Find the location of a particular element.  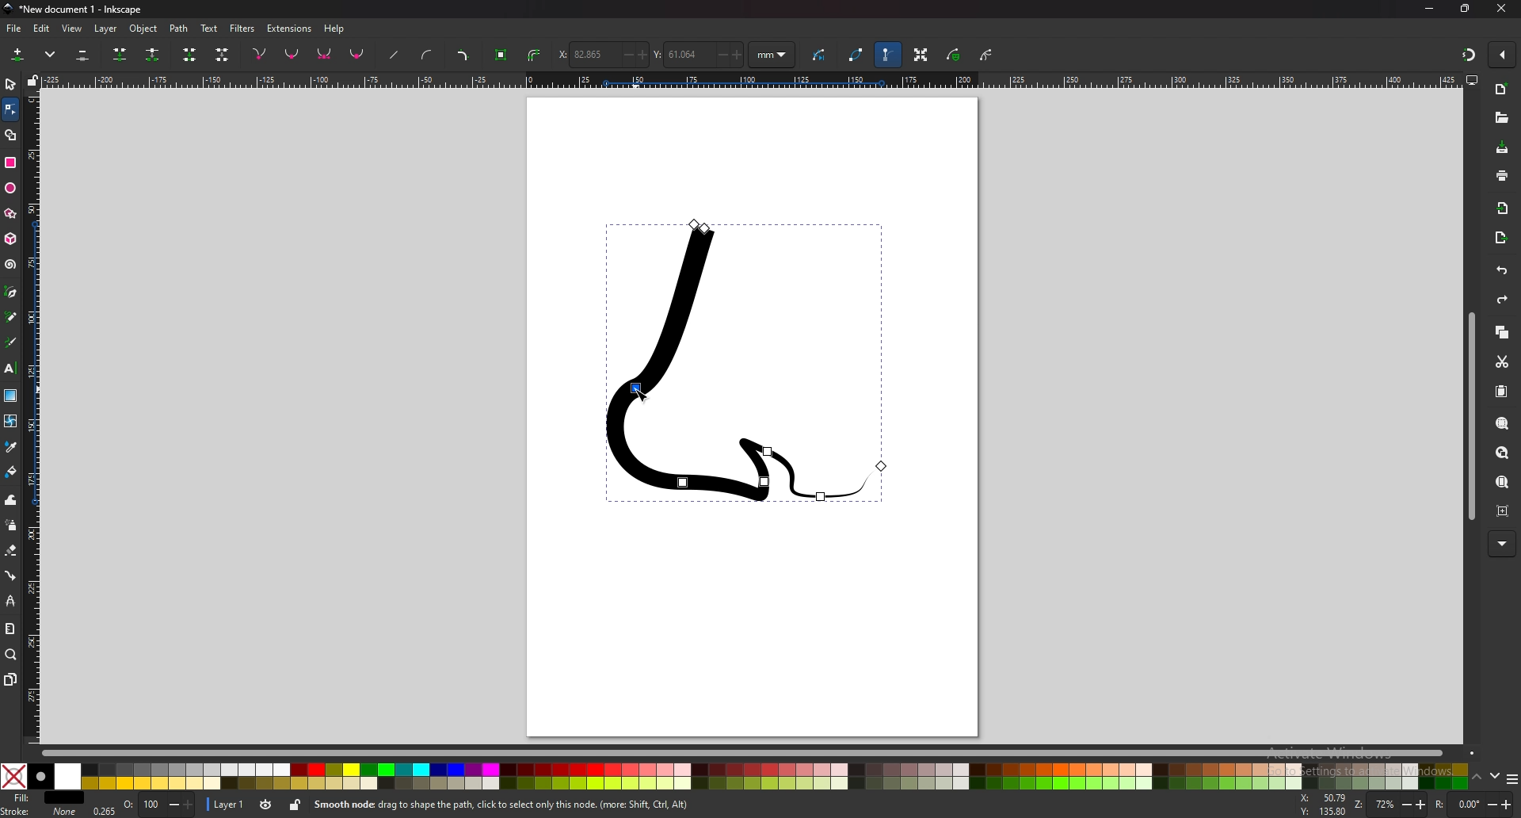

opacity is located at coordinates (146, 805).